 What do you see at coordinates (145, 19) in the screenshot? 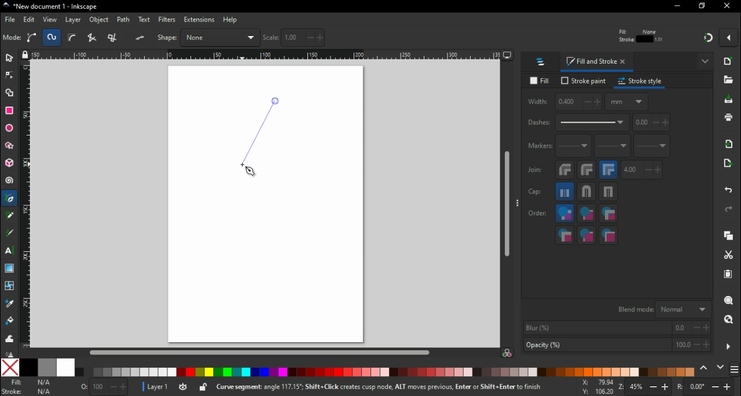
I see `text` at bounding box center [145, 19].